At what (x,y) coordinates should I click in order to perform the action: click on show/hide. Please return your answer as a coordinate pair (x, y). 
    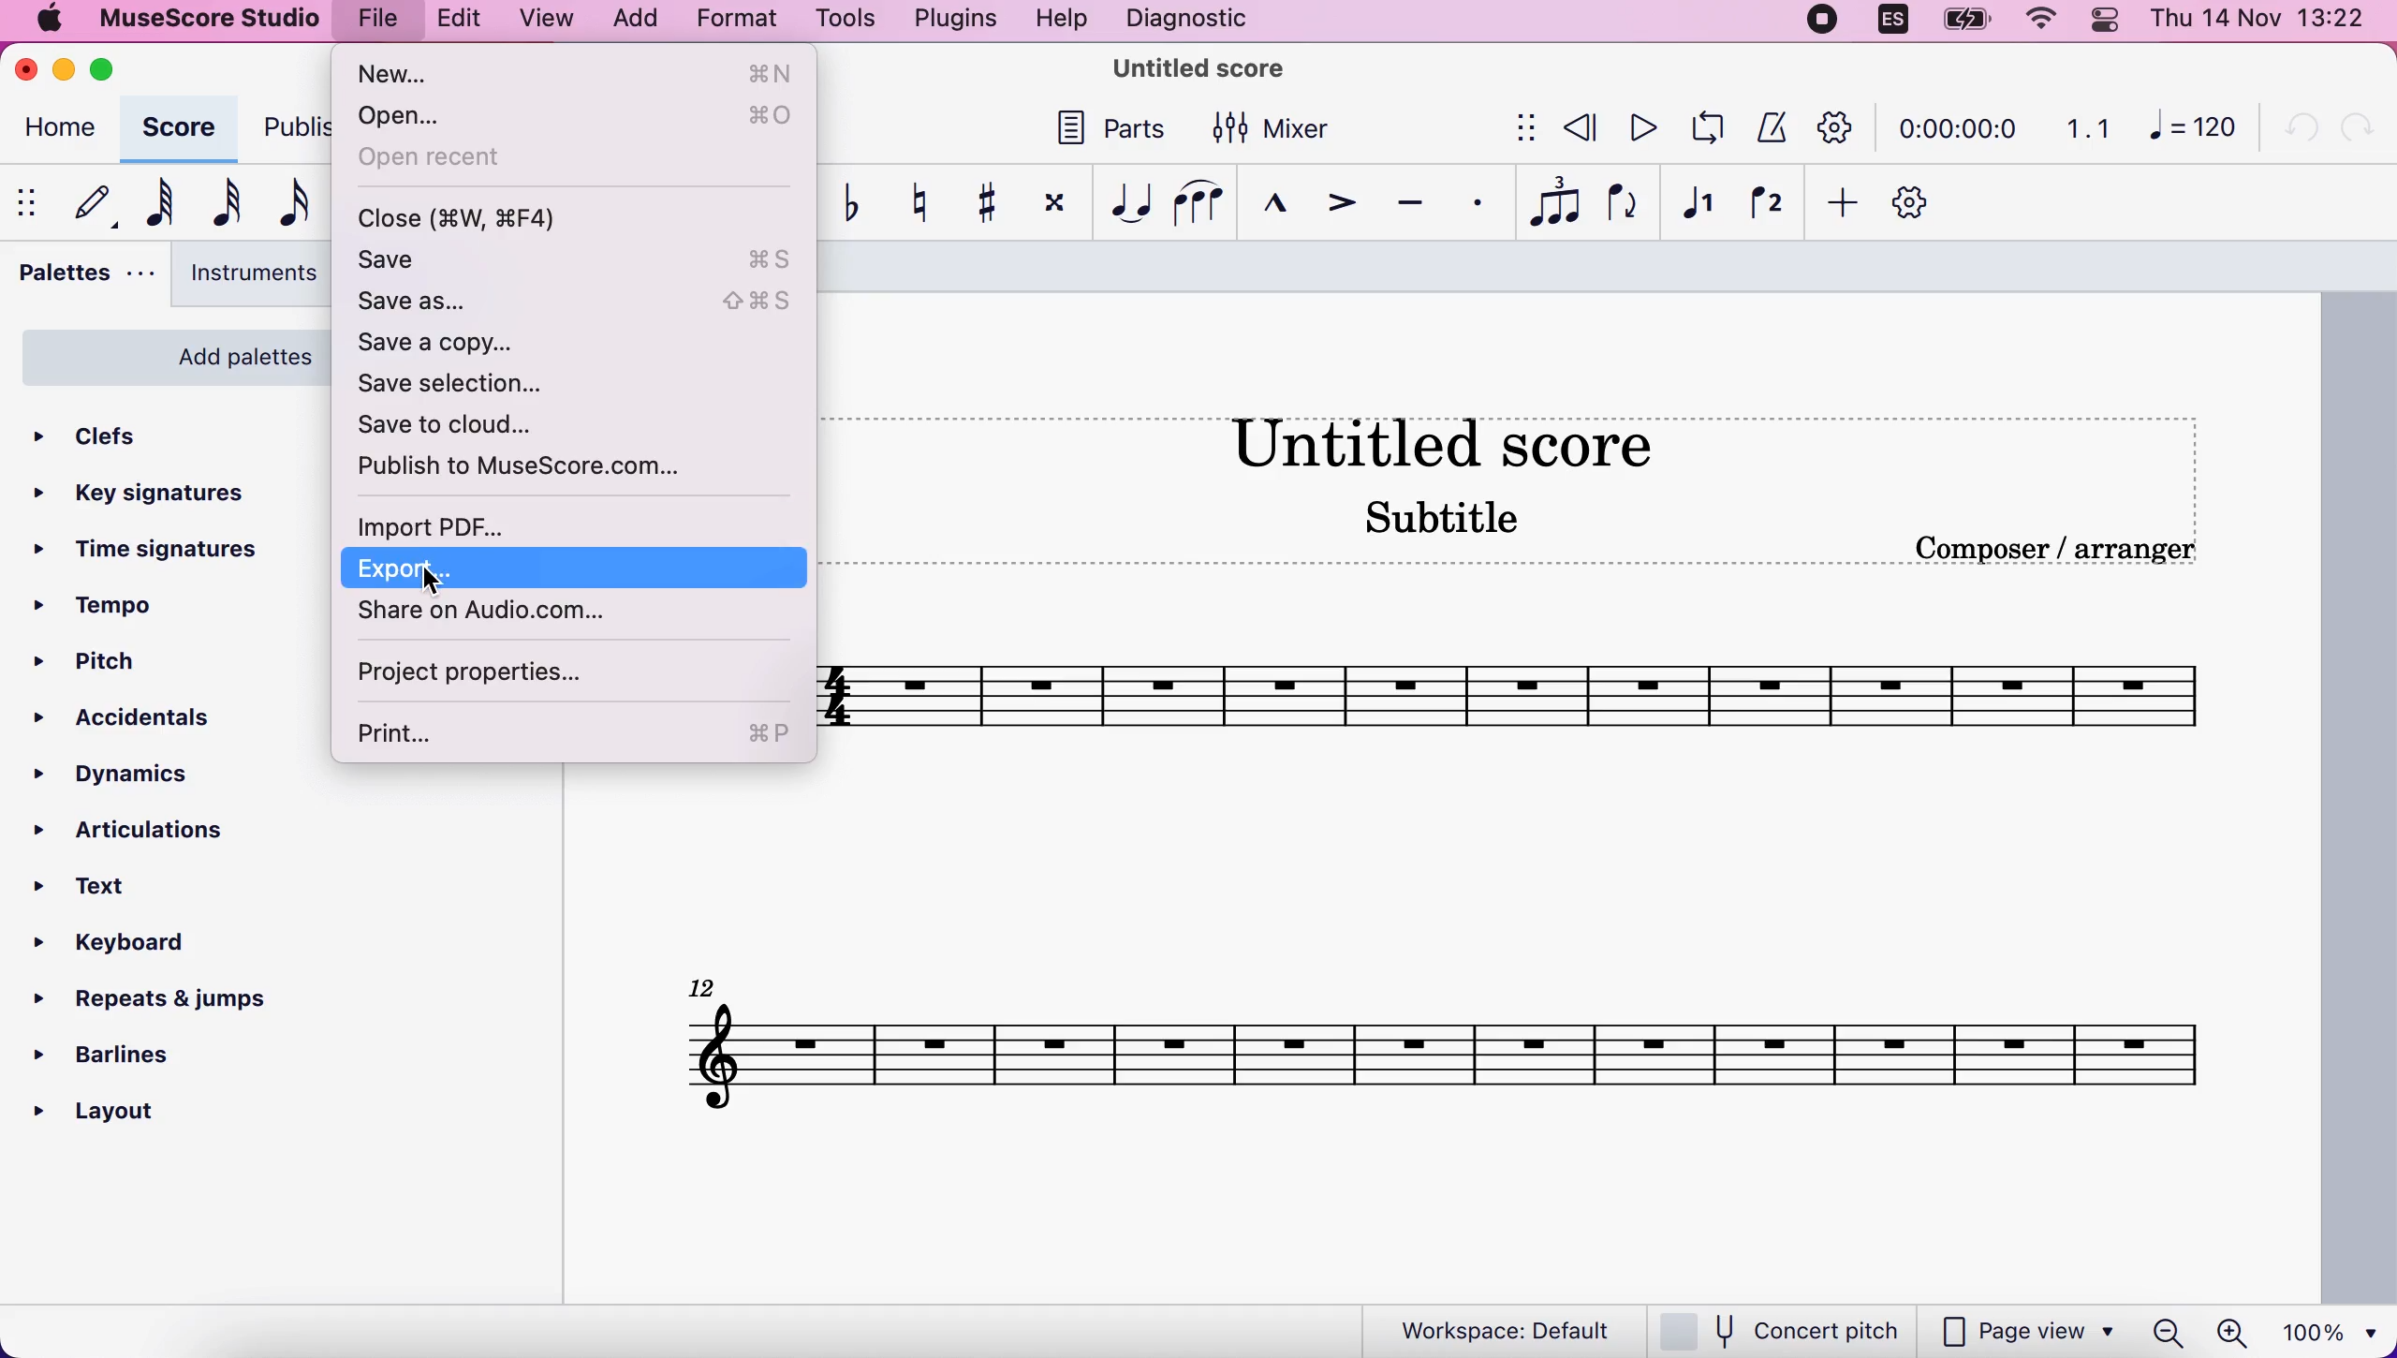
    Looking at the image, I should click on (24, 200).